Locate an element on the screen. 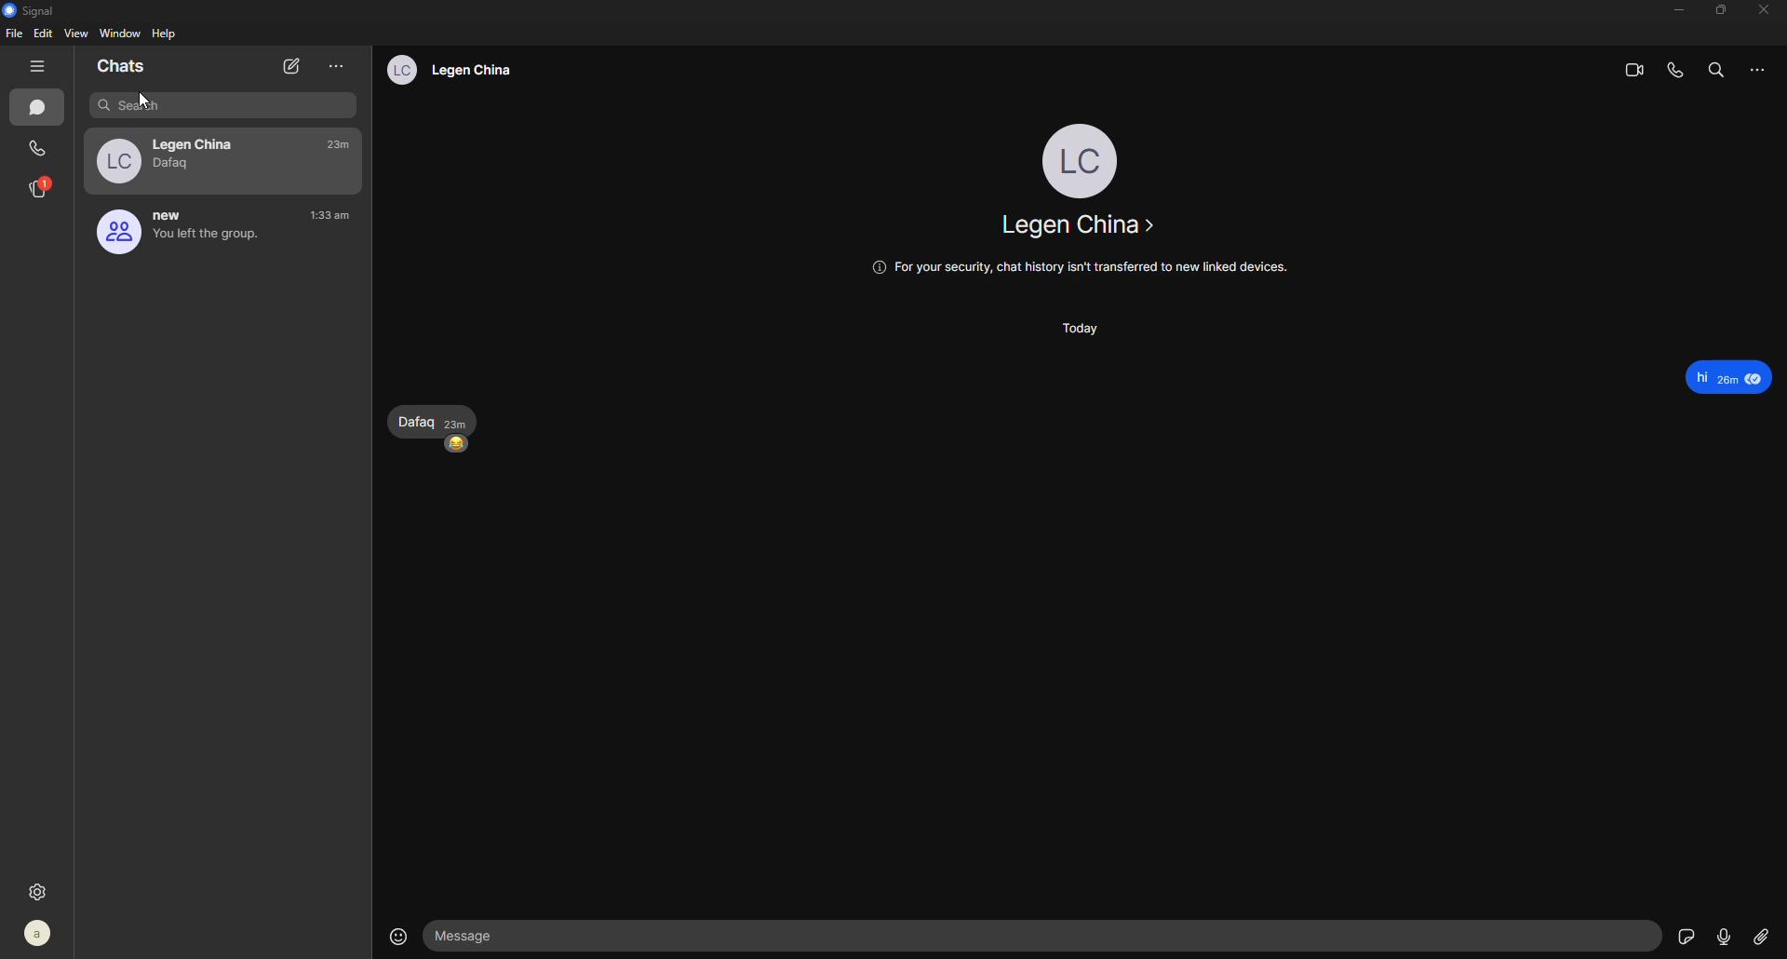 The height and width of the screenshot is (959, 1787). search is located at coordinates (1716, 71).